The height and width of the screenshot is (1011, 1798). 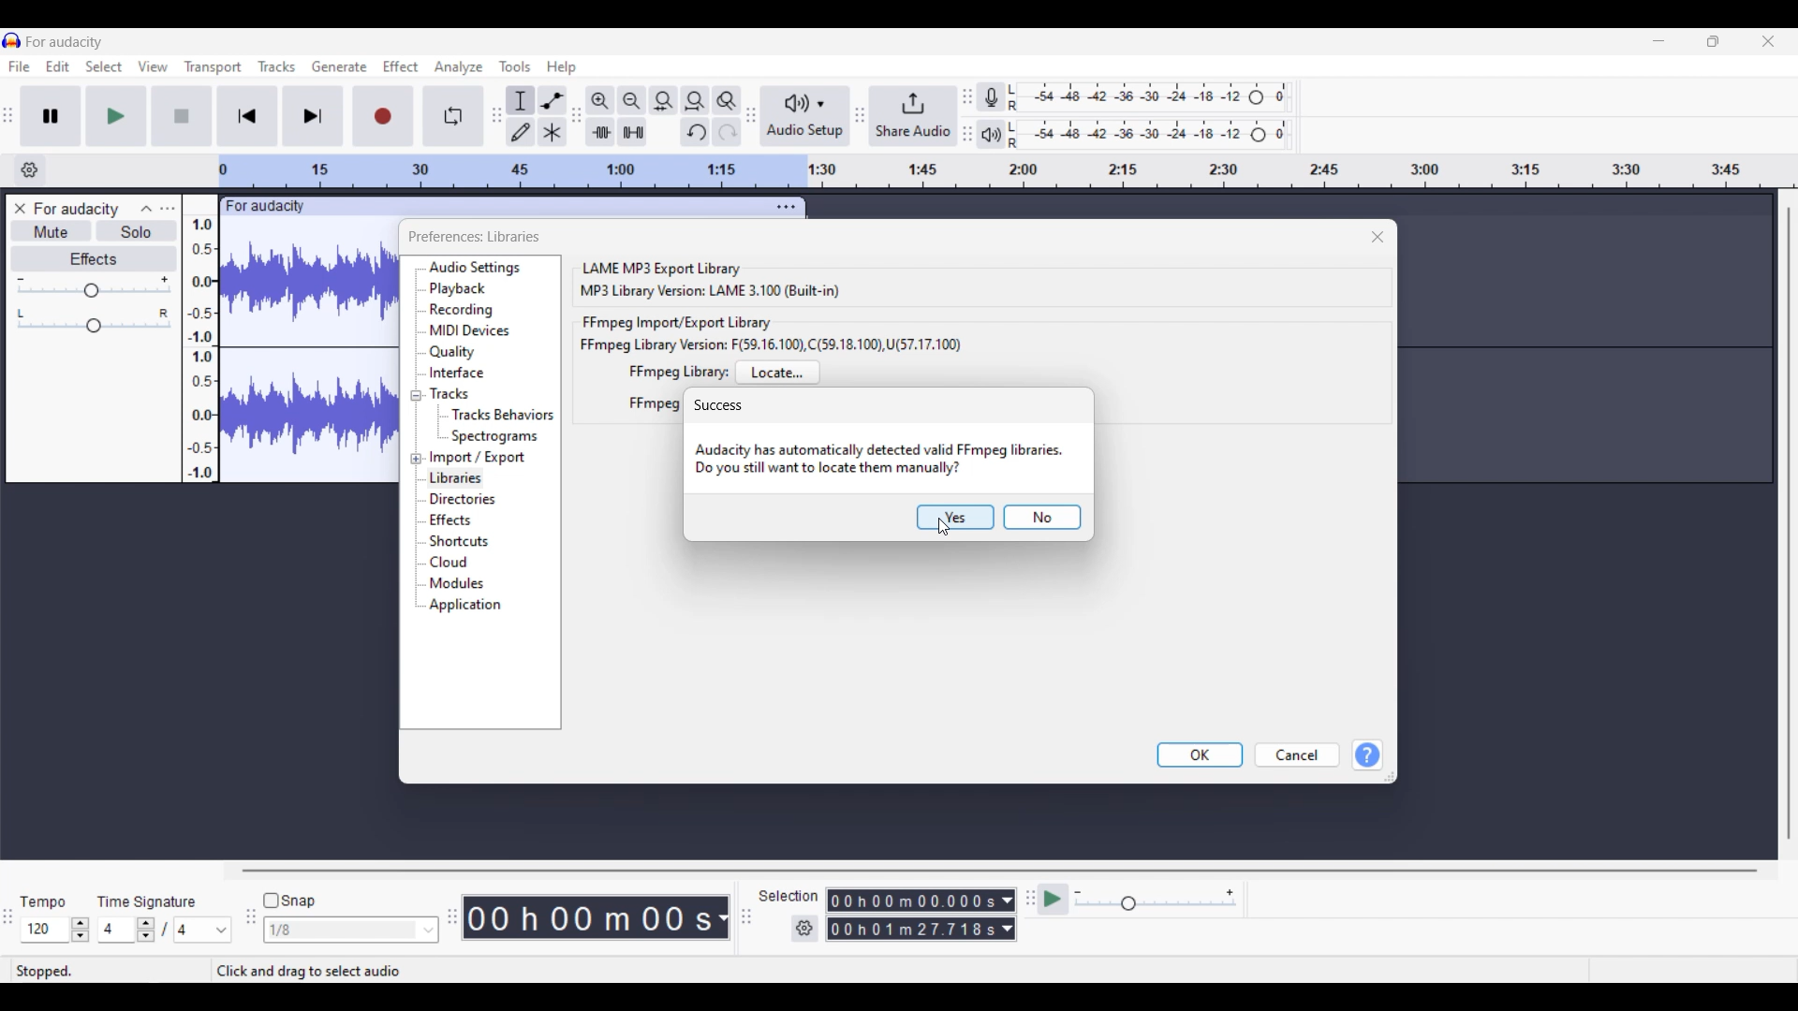 I want to click on Tracks behaviours , so click(x=503, y=416).